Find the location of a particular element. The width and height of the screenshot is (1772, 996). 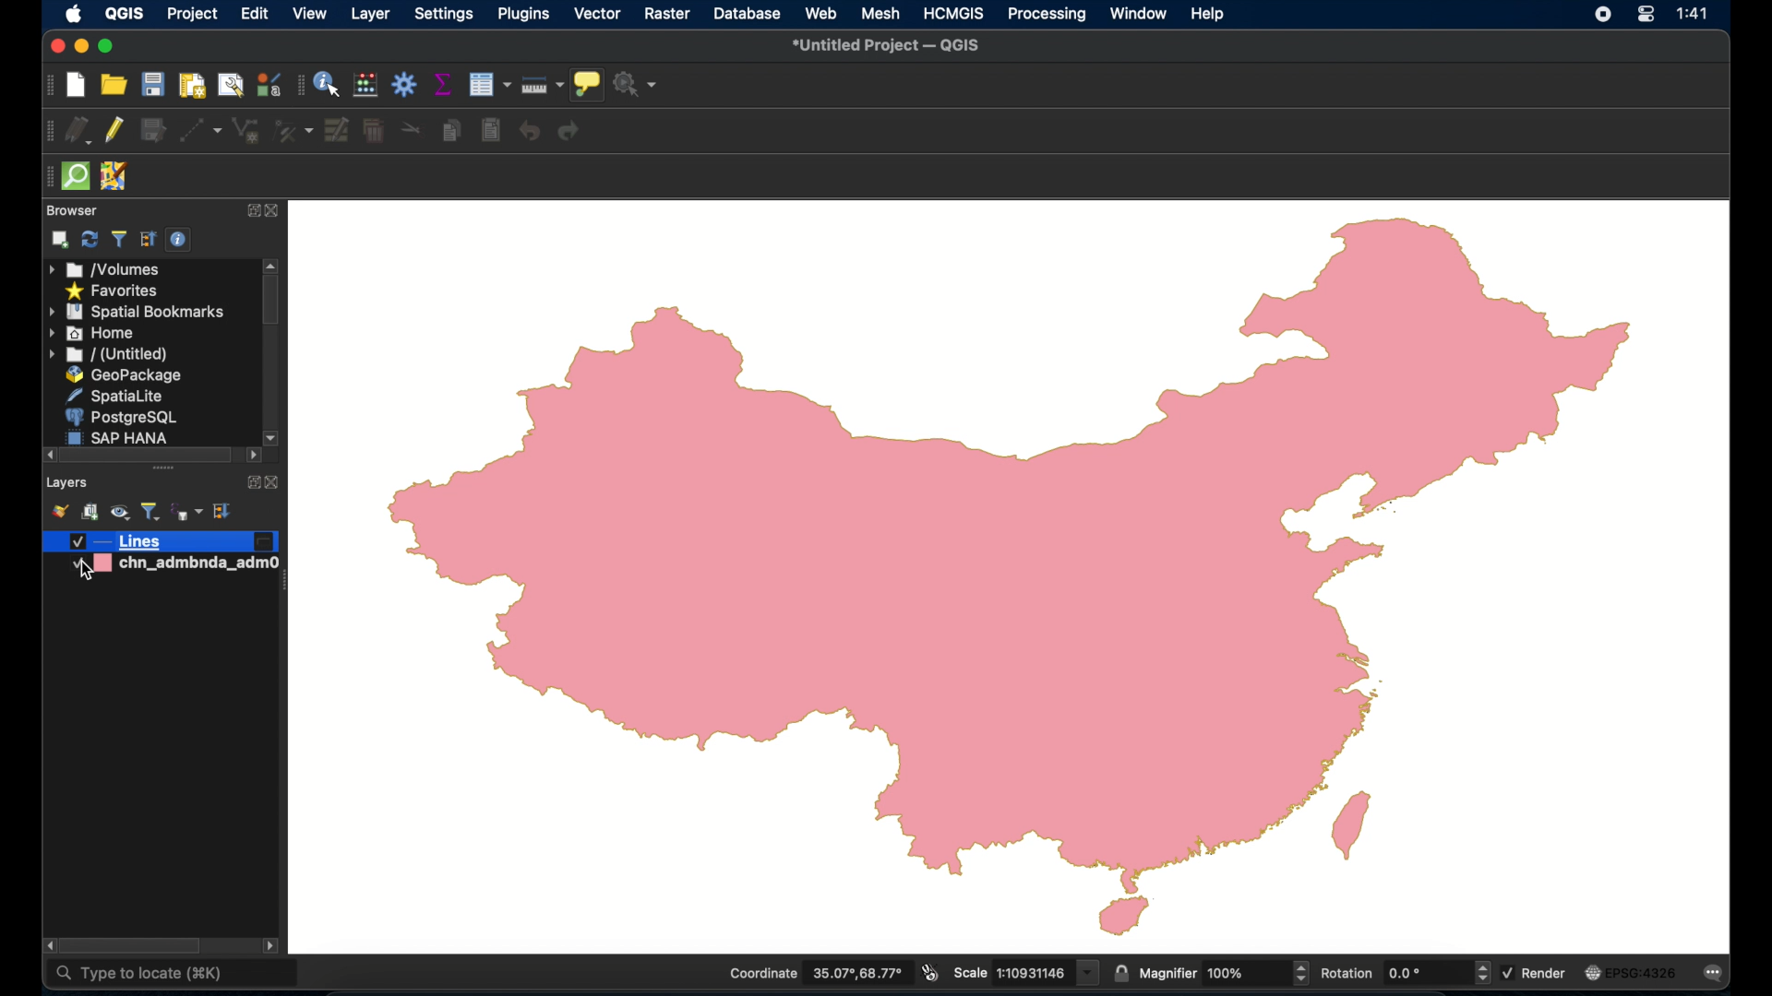

add selected layers is located at coordinates (61, 240).